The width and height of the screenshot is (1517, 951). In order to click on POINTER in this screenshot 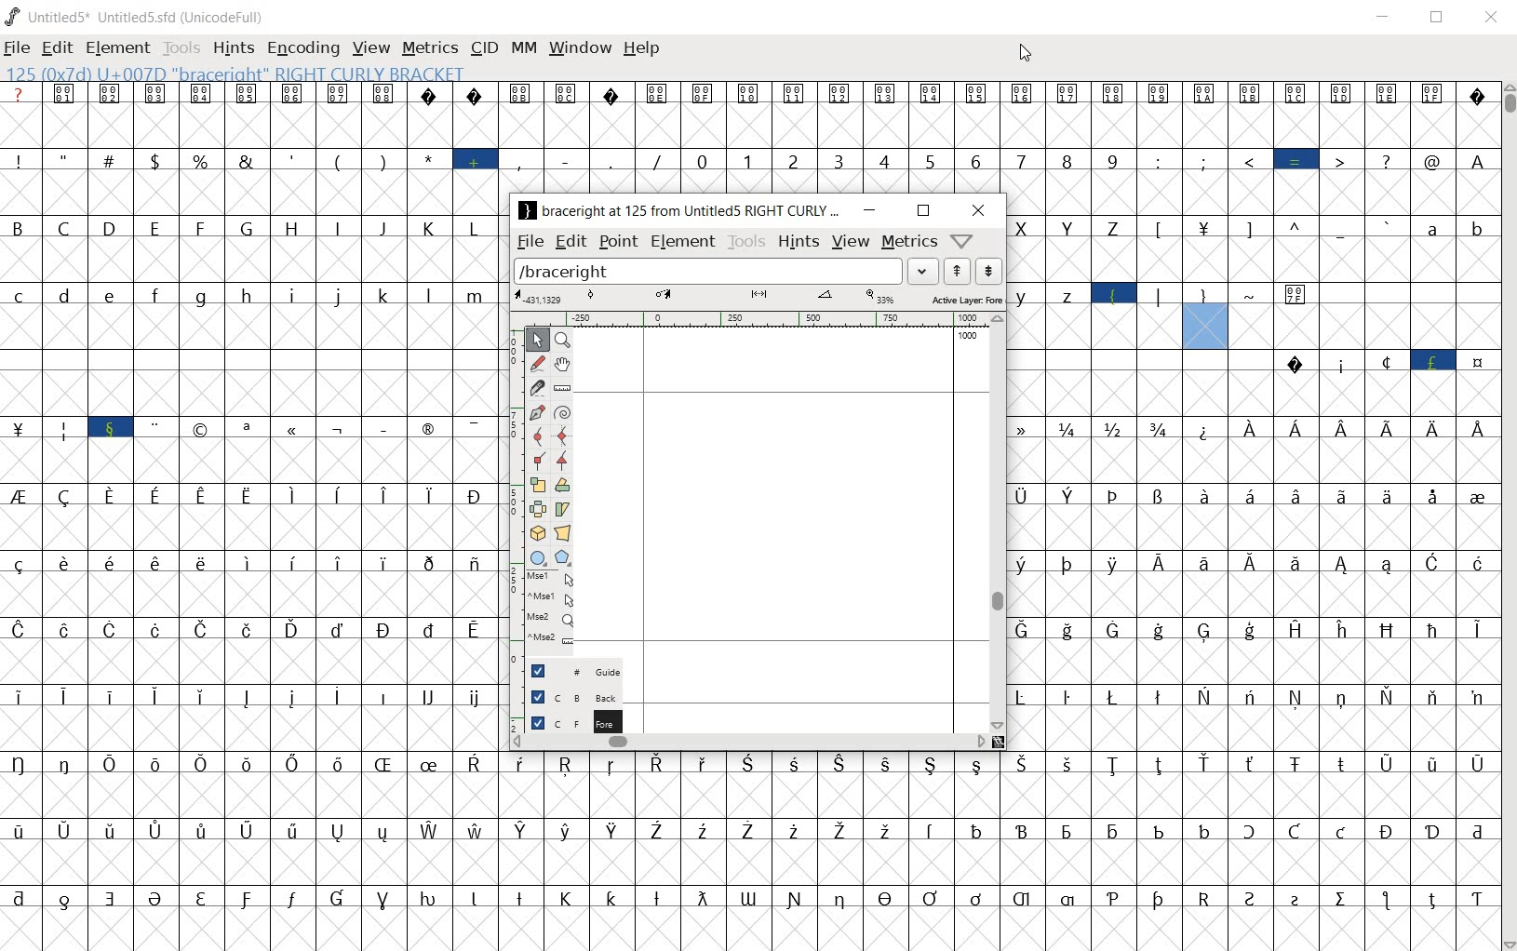, I will do `click(538, 339)`.